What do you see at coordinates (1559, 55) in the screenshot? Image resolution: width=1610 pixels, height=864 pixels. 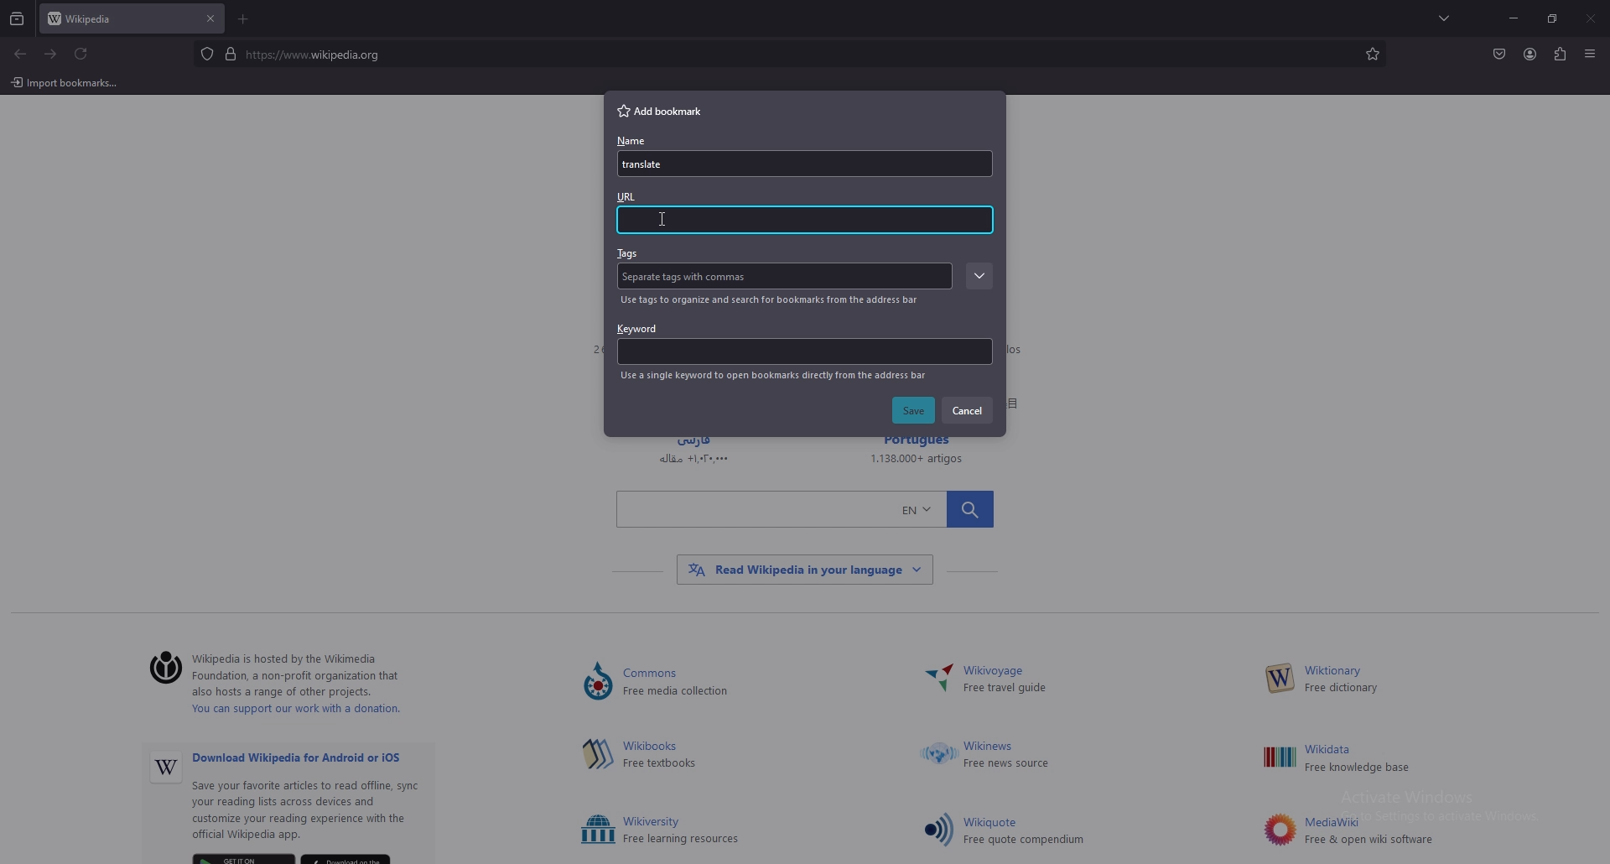 I see `extensions` at bounding box center [1559, 55].